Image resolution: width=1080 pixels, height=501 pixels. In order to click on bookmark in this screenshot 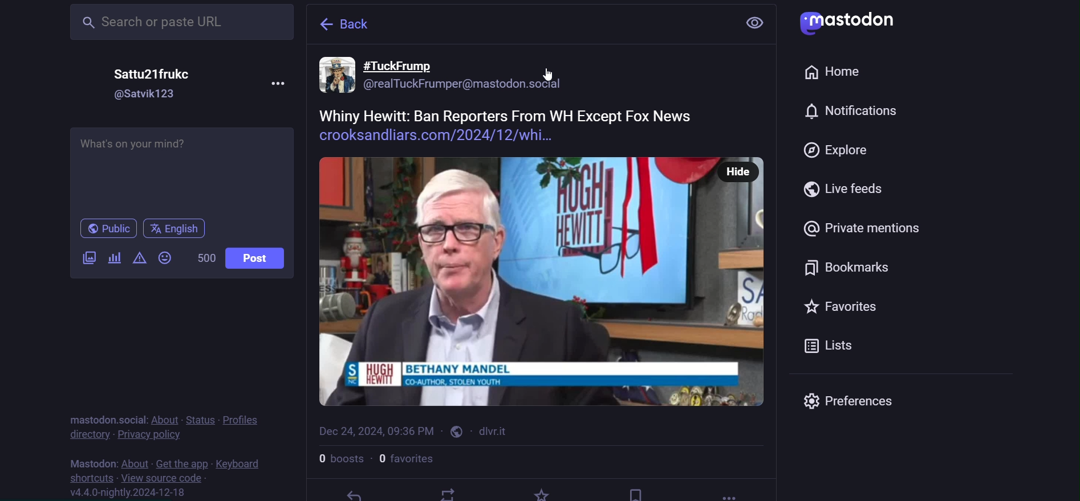, I will do `click(848, 266)`.